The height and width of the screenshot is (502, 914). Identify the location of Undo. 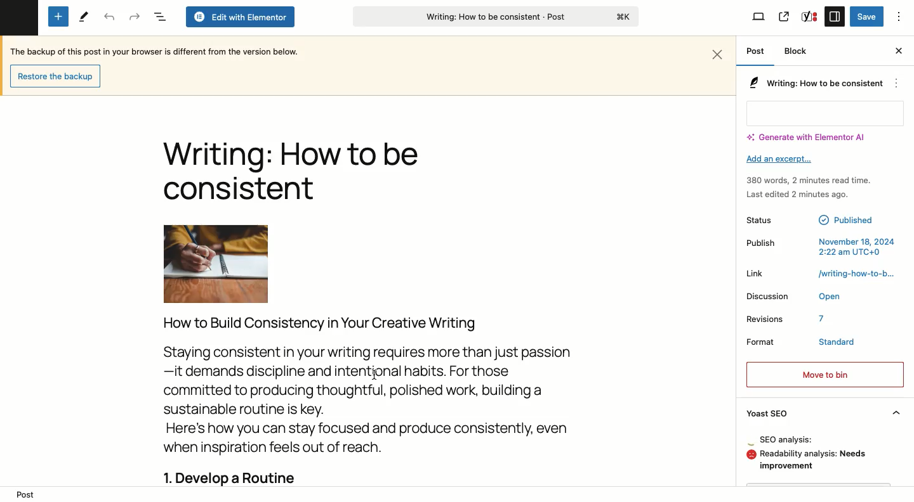
(109, 17).